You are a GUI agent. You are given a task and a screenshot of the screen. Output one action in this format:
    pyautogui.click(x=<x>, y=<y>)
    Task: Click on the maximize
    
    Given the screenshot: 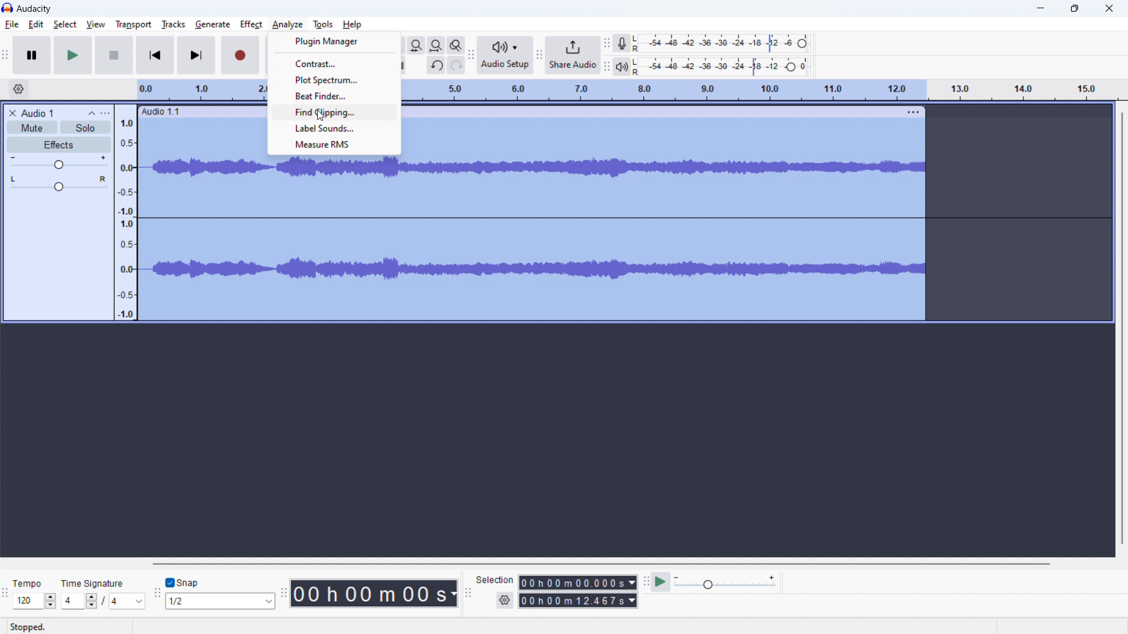 What is the action you would take?
    pyautogui.click(x=1075, y=8)
    